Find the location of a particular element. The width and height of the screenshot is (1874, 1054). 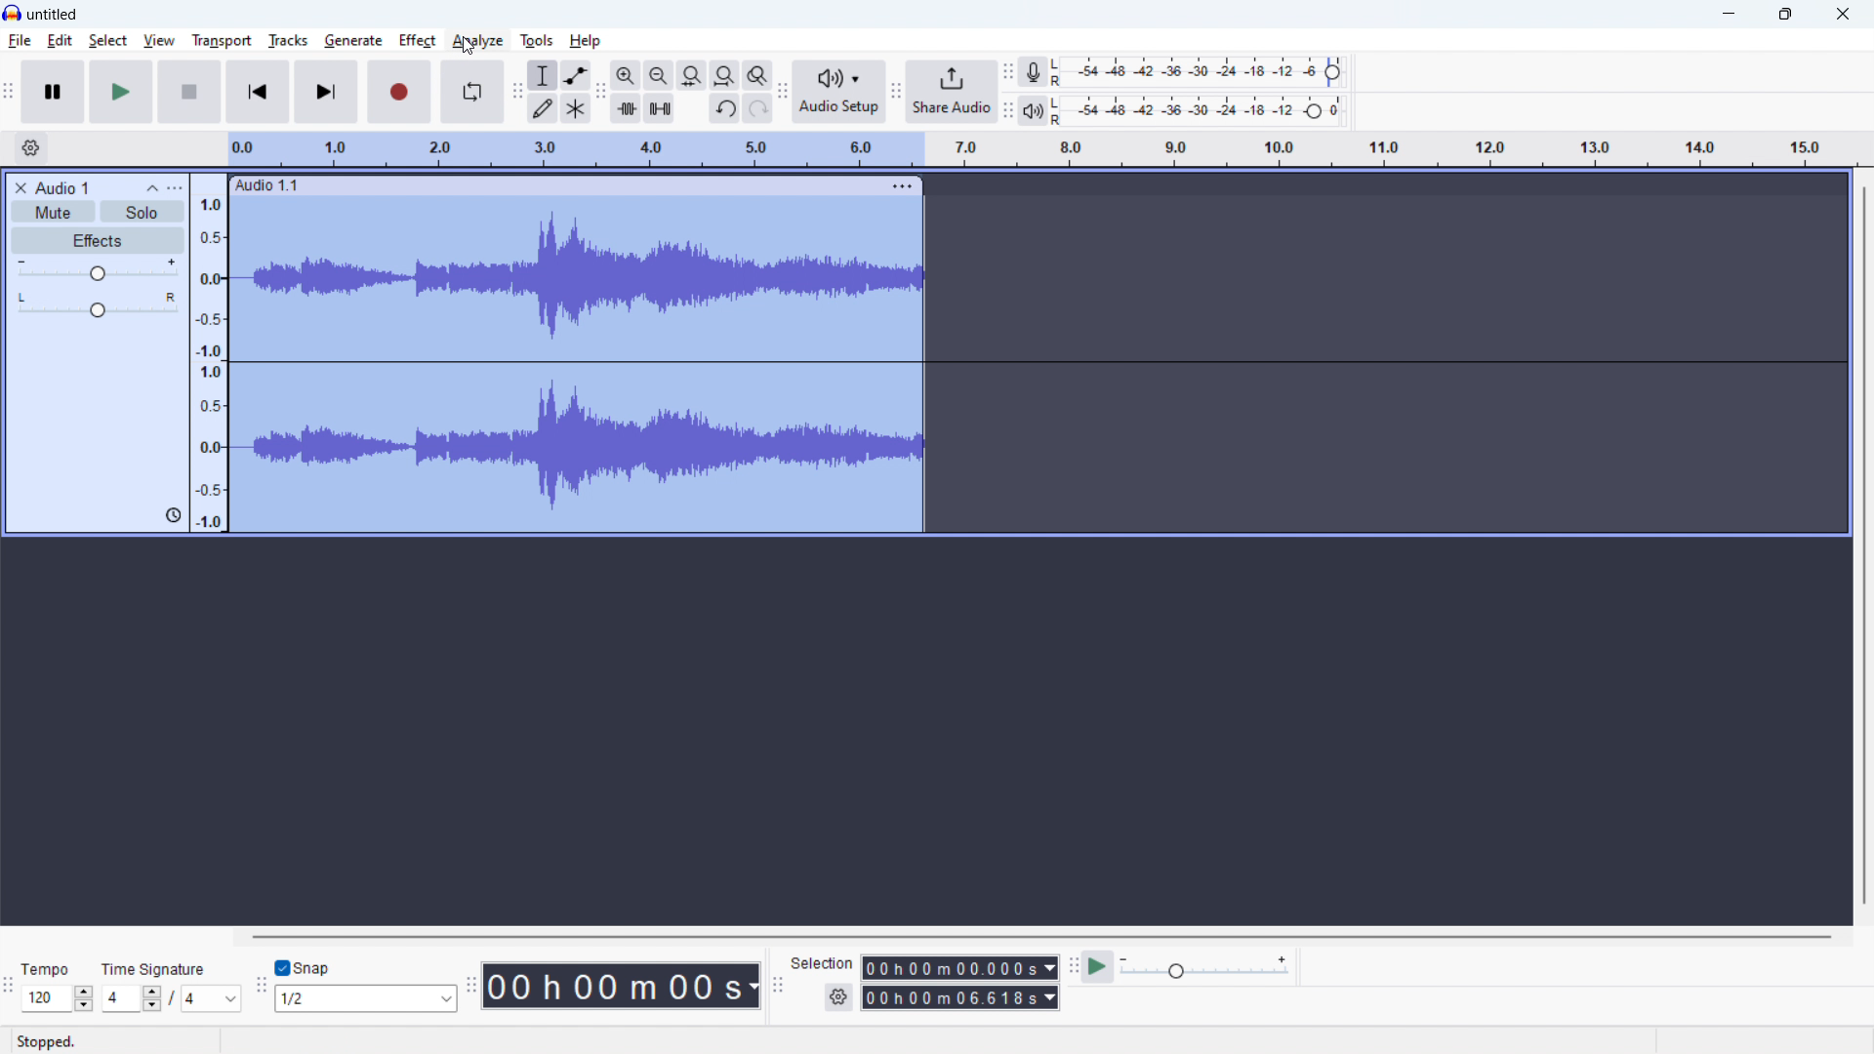

mute is located at coordinates (54, 212).